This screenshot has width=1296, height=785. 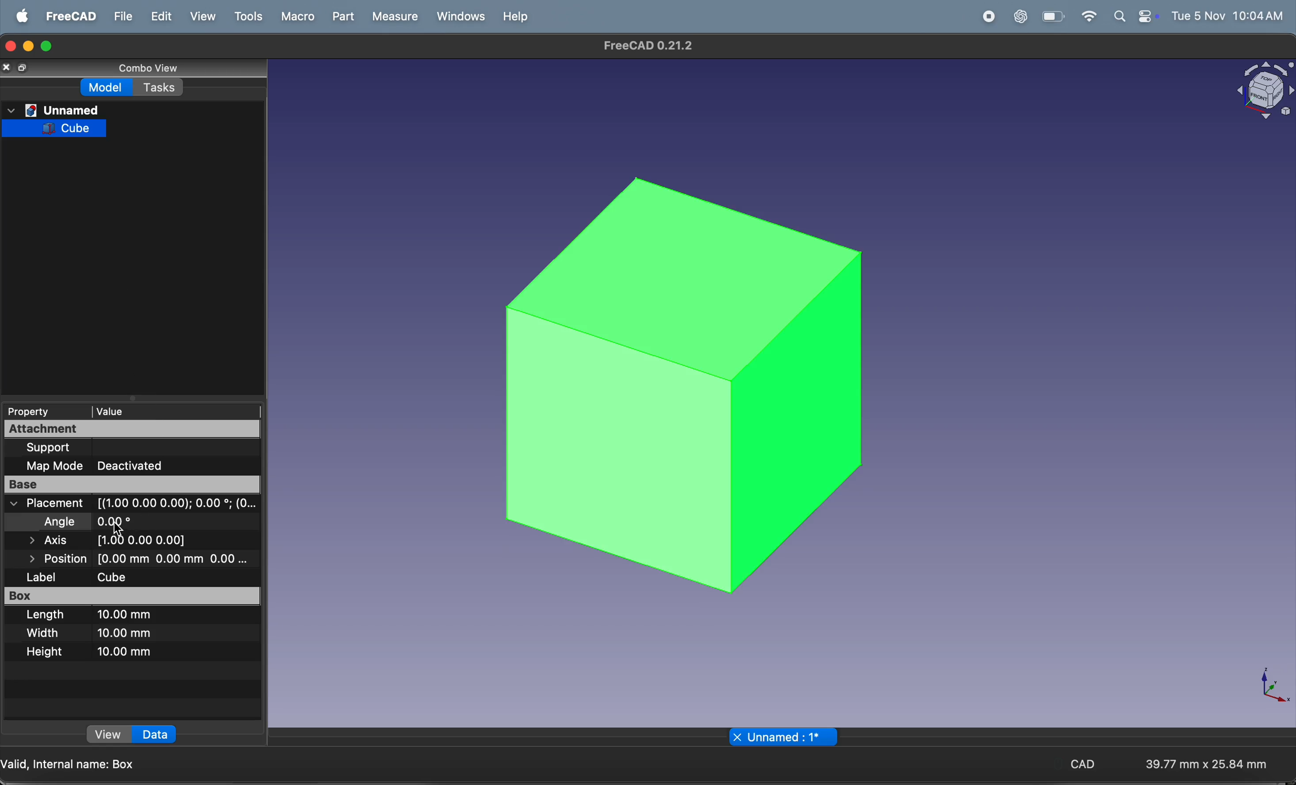 What do you see at coordinates (128, 651) in the screenshot?
I see `10mm` at bounding box center [128, 651].